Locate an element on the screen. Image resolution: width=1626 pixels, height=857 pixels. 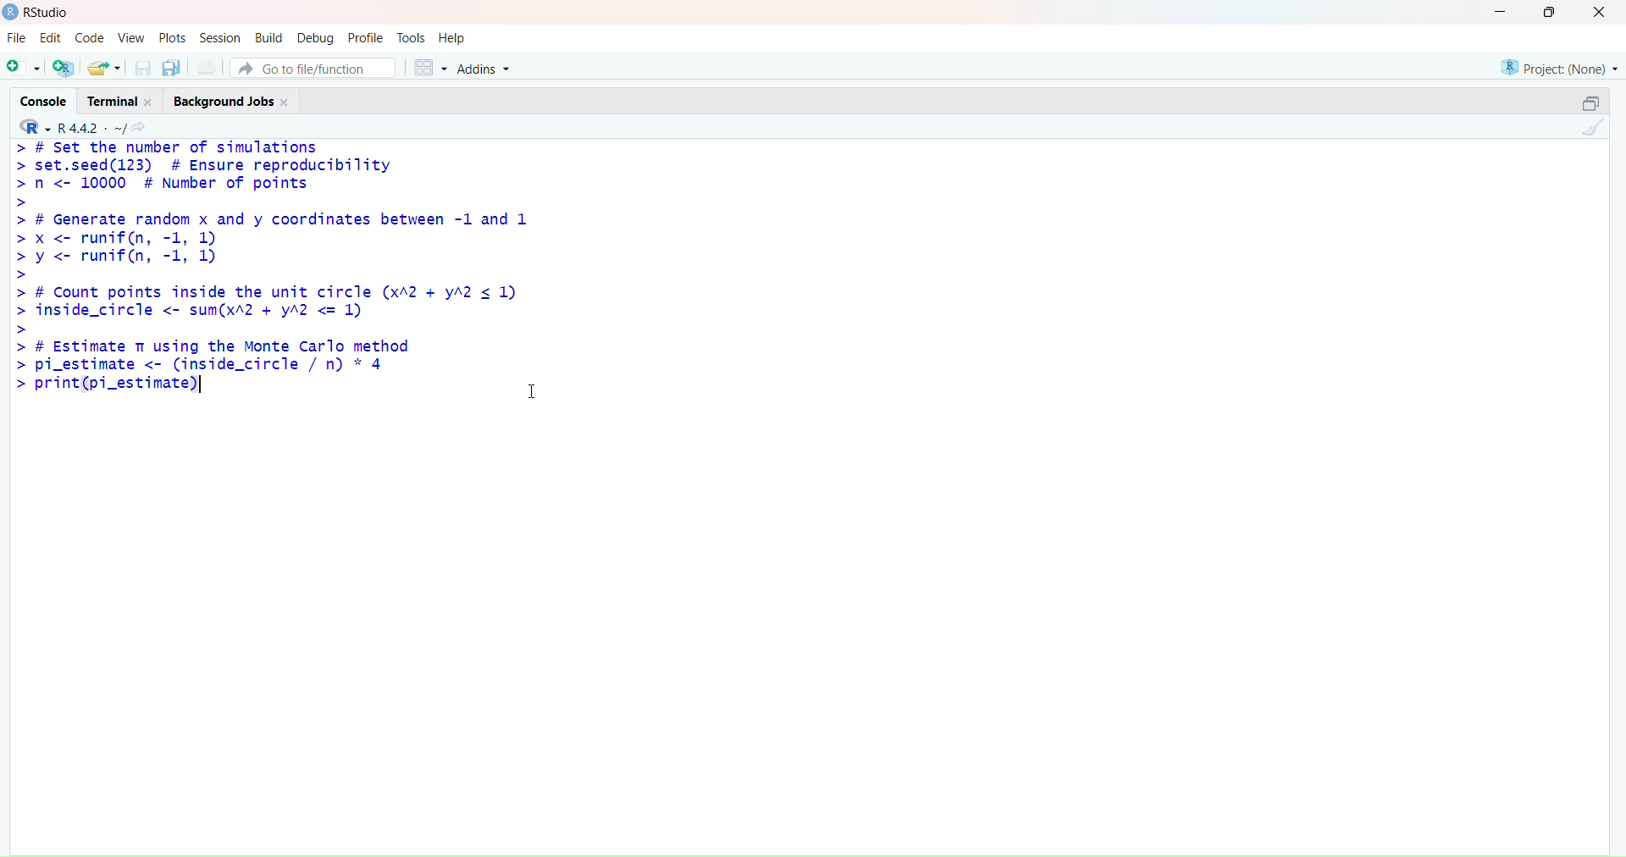
Minimize is located at coordinates (1500, 12).